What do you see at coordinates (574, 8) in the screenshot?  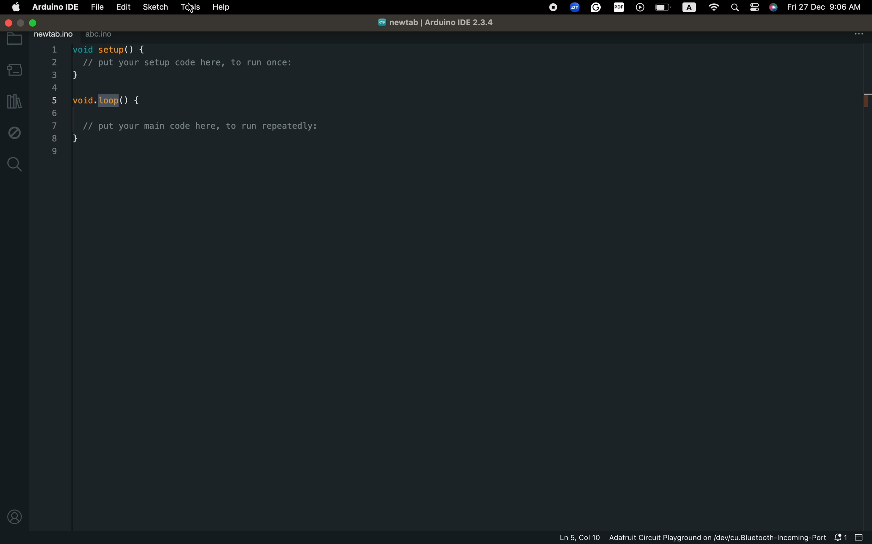 I see `Zoom` at bounding box center [574, 8].